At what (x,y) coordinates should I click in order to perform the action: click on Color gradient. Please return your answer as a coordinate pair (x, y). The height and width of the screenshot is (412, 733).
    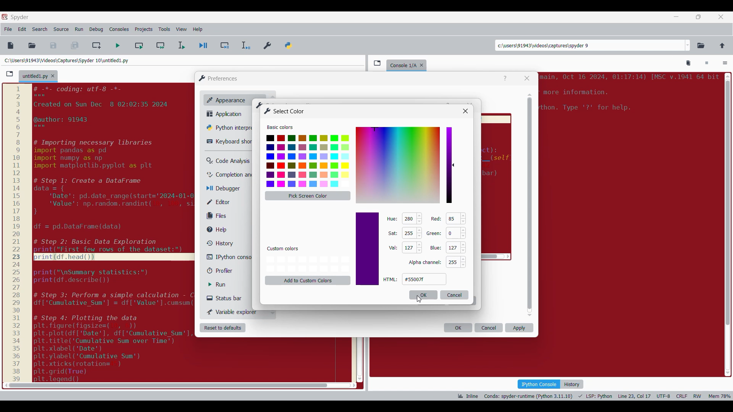
    Looking at the image, I should click on (398, 165).